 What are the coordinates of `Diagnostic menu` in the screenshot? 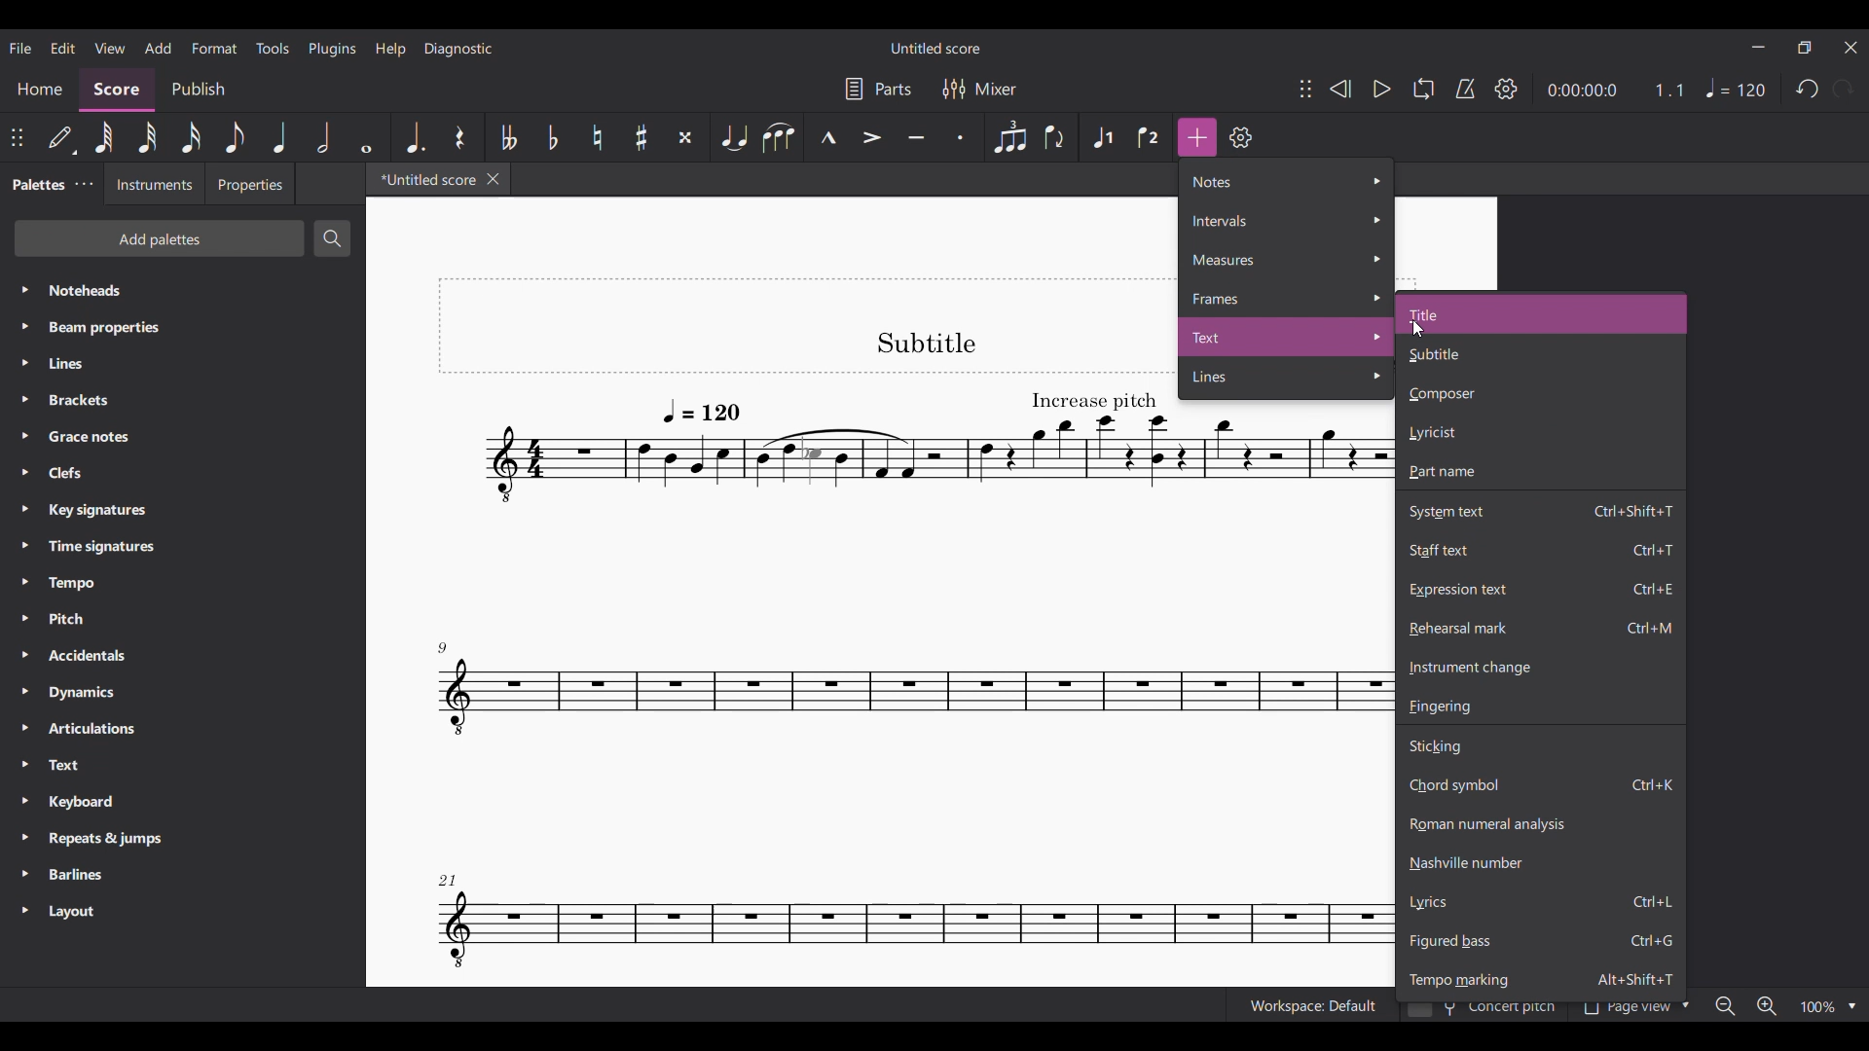 It's located at (458, 49).